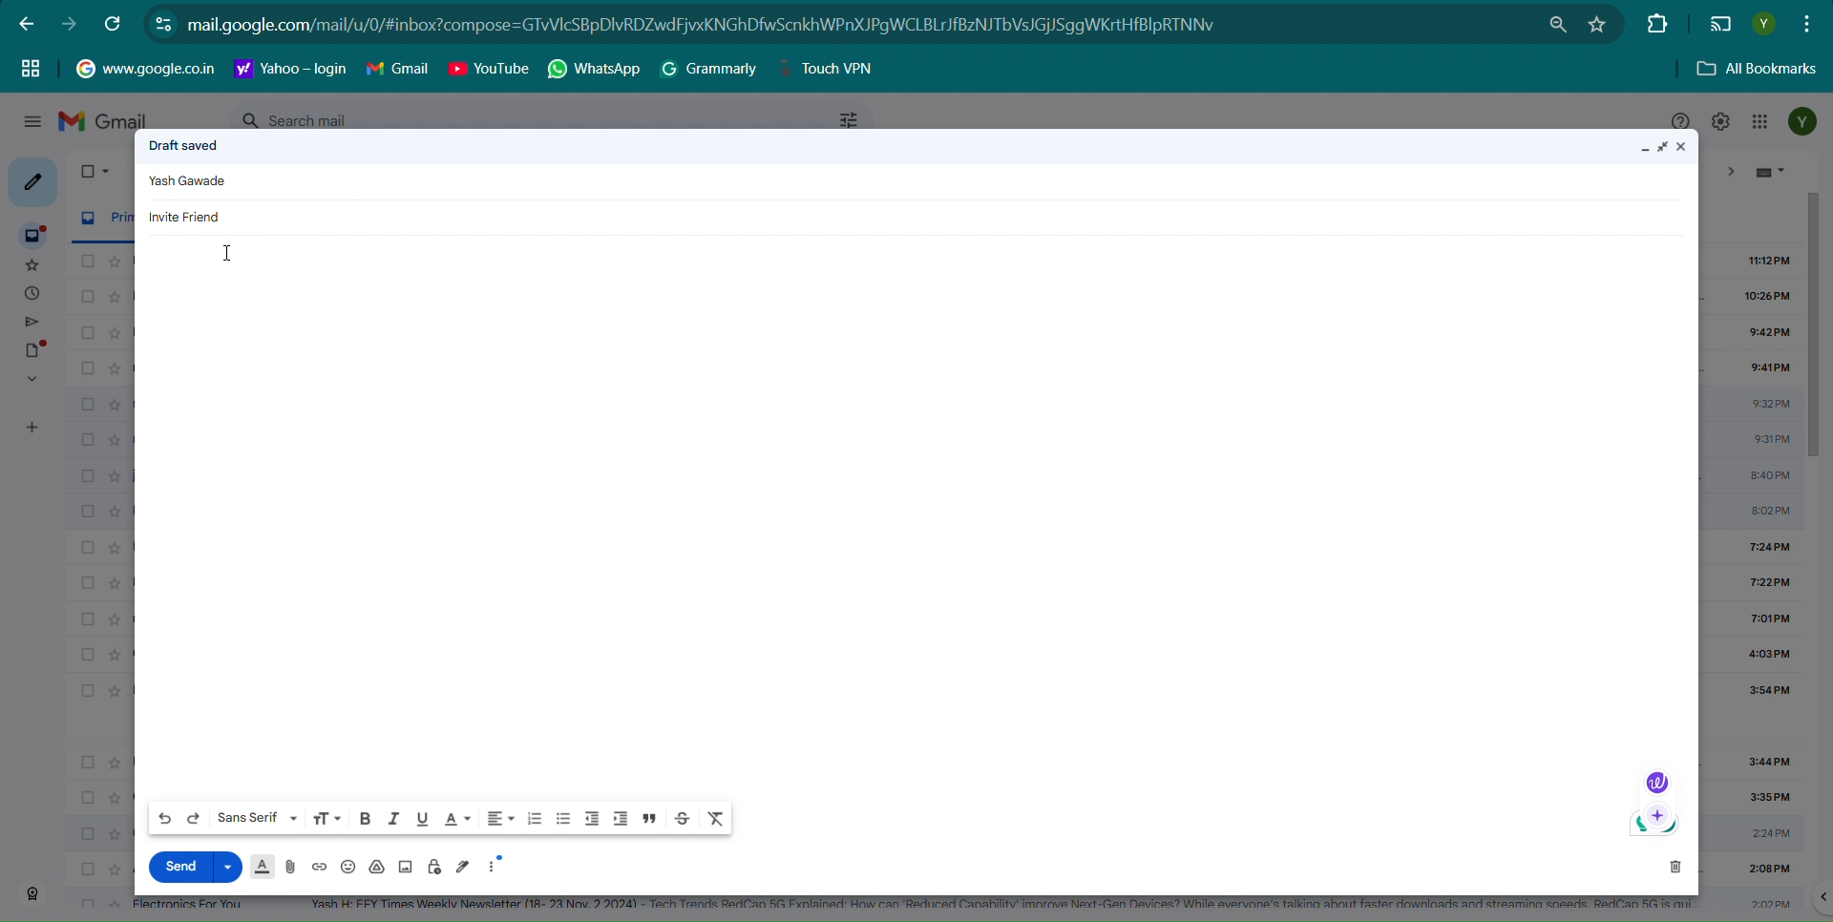  I want to click on view site information, so click(163, 23).